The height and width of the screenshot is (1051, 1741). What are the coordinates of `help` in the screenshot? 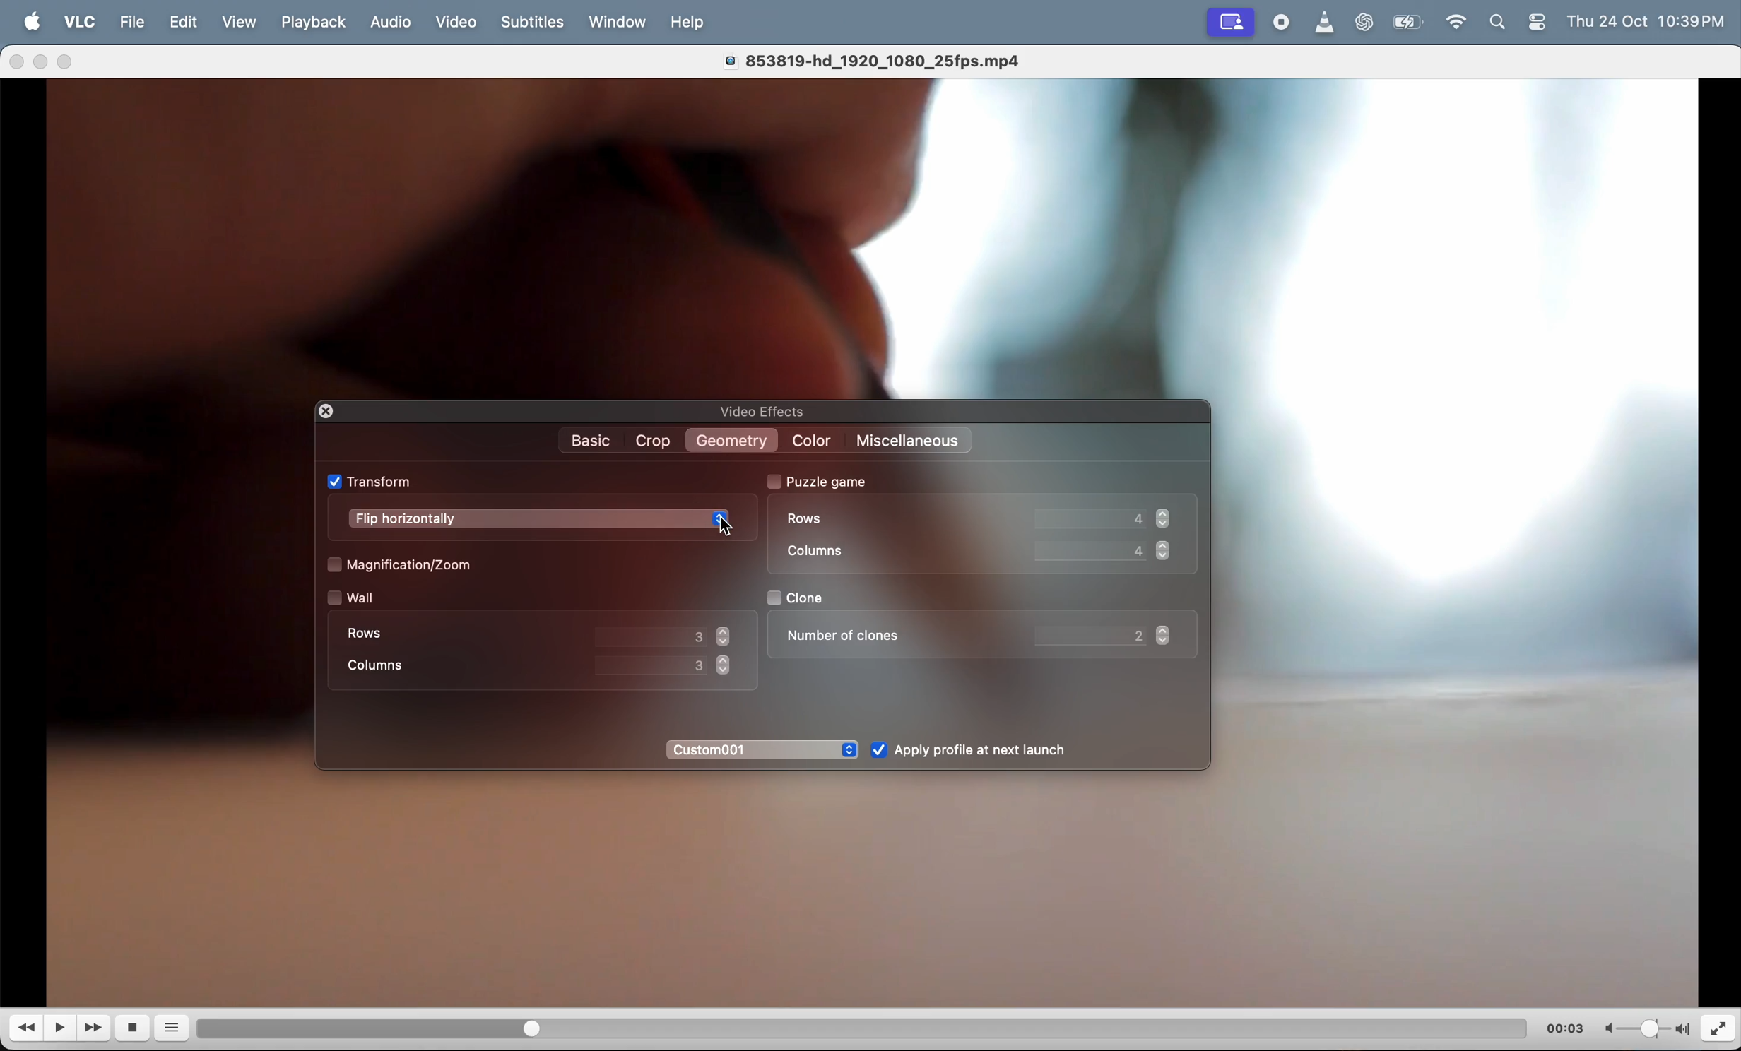 It's located at (691, 24).